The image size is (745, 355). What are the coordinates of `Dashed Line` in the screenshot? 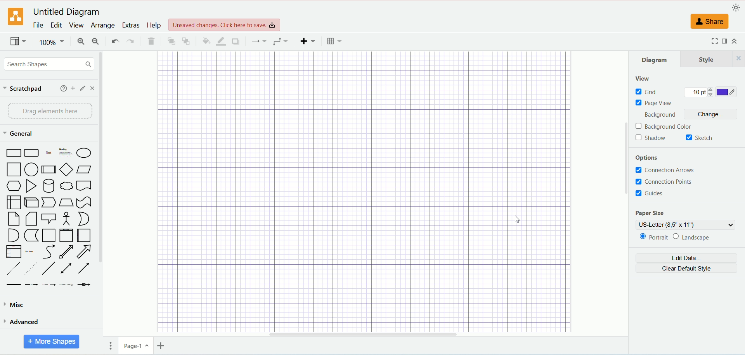 It's located at (13, 269).